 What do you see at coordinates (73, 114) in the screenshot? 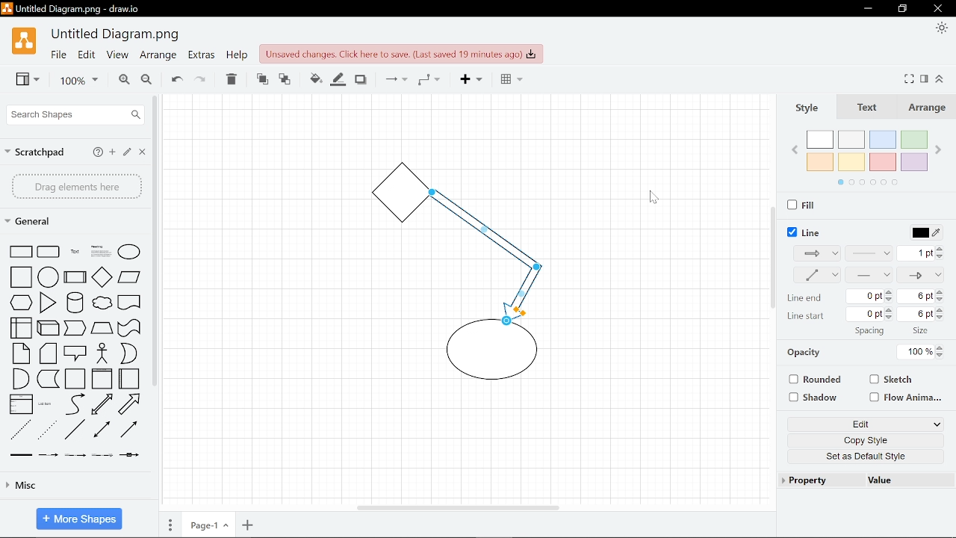
I see `Search shapes` at bounding box center [73, 114].